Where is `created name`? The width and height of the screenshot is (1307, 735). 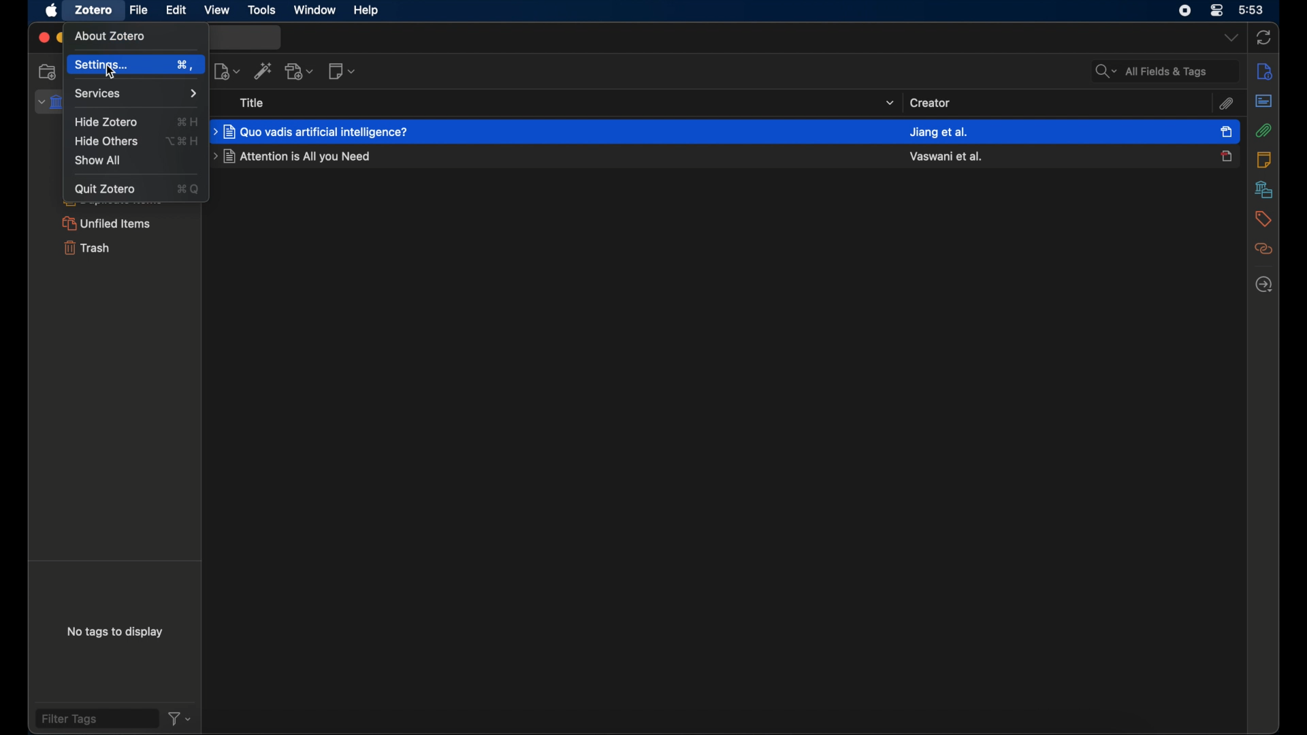 created name is located at coordinates (945, 157).